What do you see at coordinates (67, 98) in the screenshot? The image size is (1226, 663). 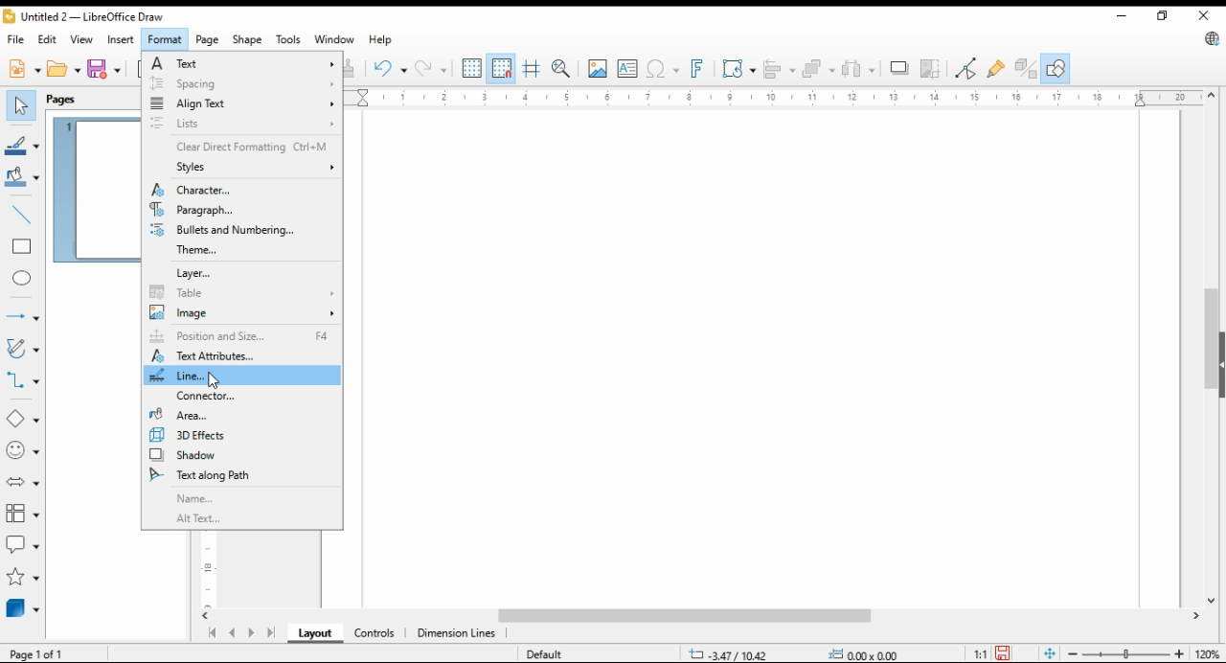 I see `pages` at bounding box center [67, 98].